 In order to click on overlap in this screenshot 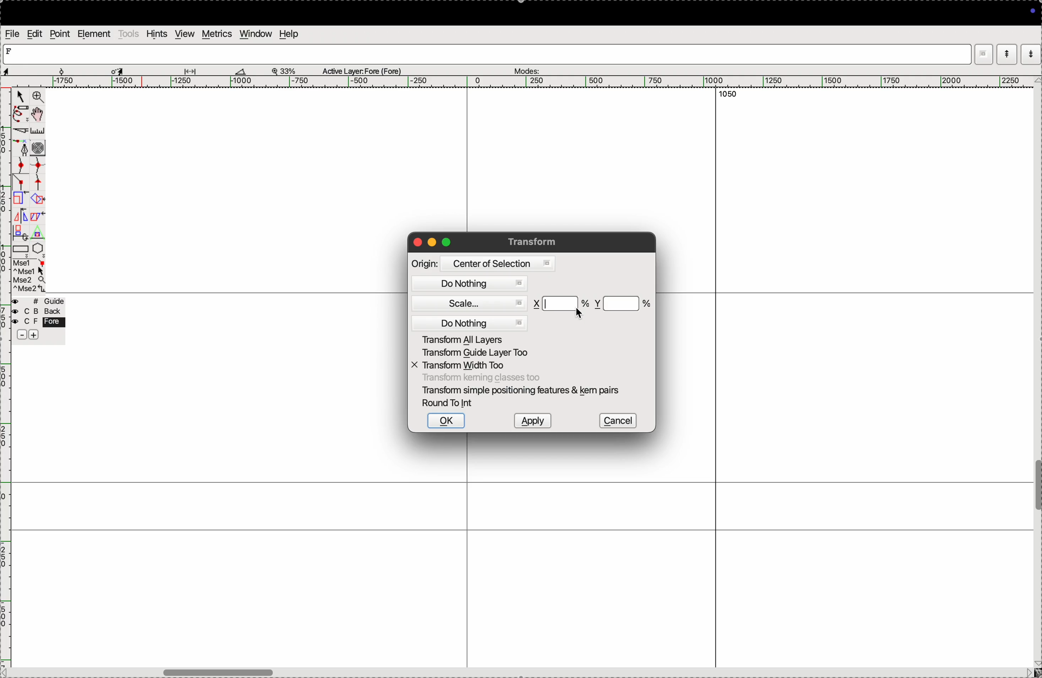, I will do `click(39, 199)`.